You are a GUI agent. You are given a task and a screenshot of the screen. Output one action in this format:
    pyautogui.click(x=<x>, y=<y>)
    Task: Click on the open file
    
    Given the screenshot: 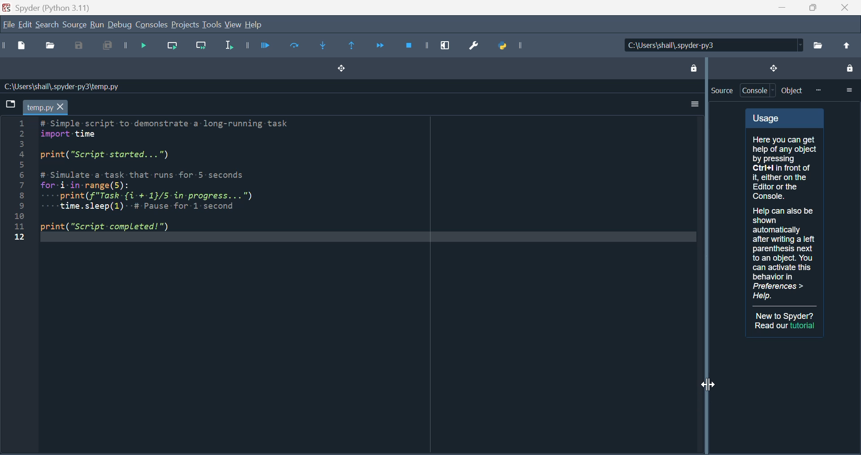 What is the action you would take?
    pyautogui.click(x=52, y=47)
    